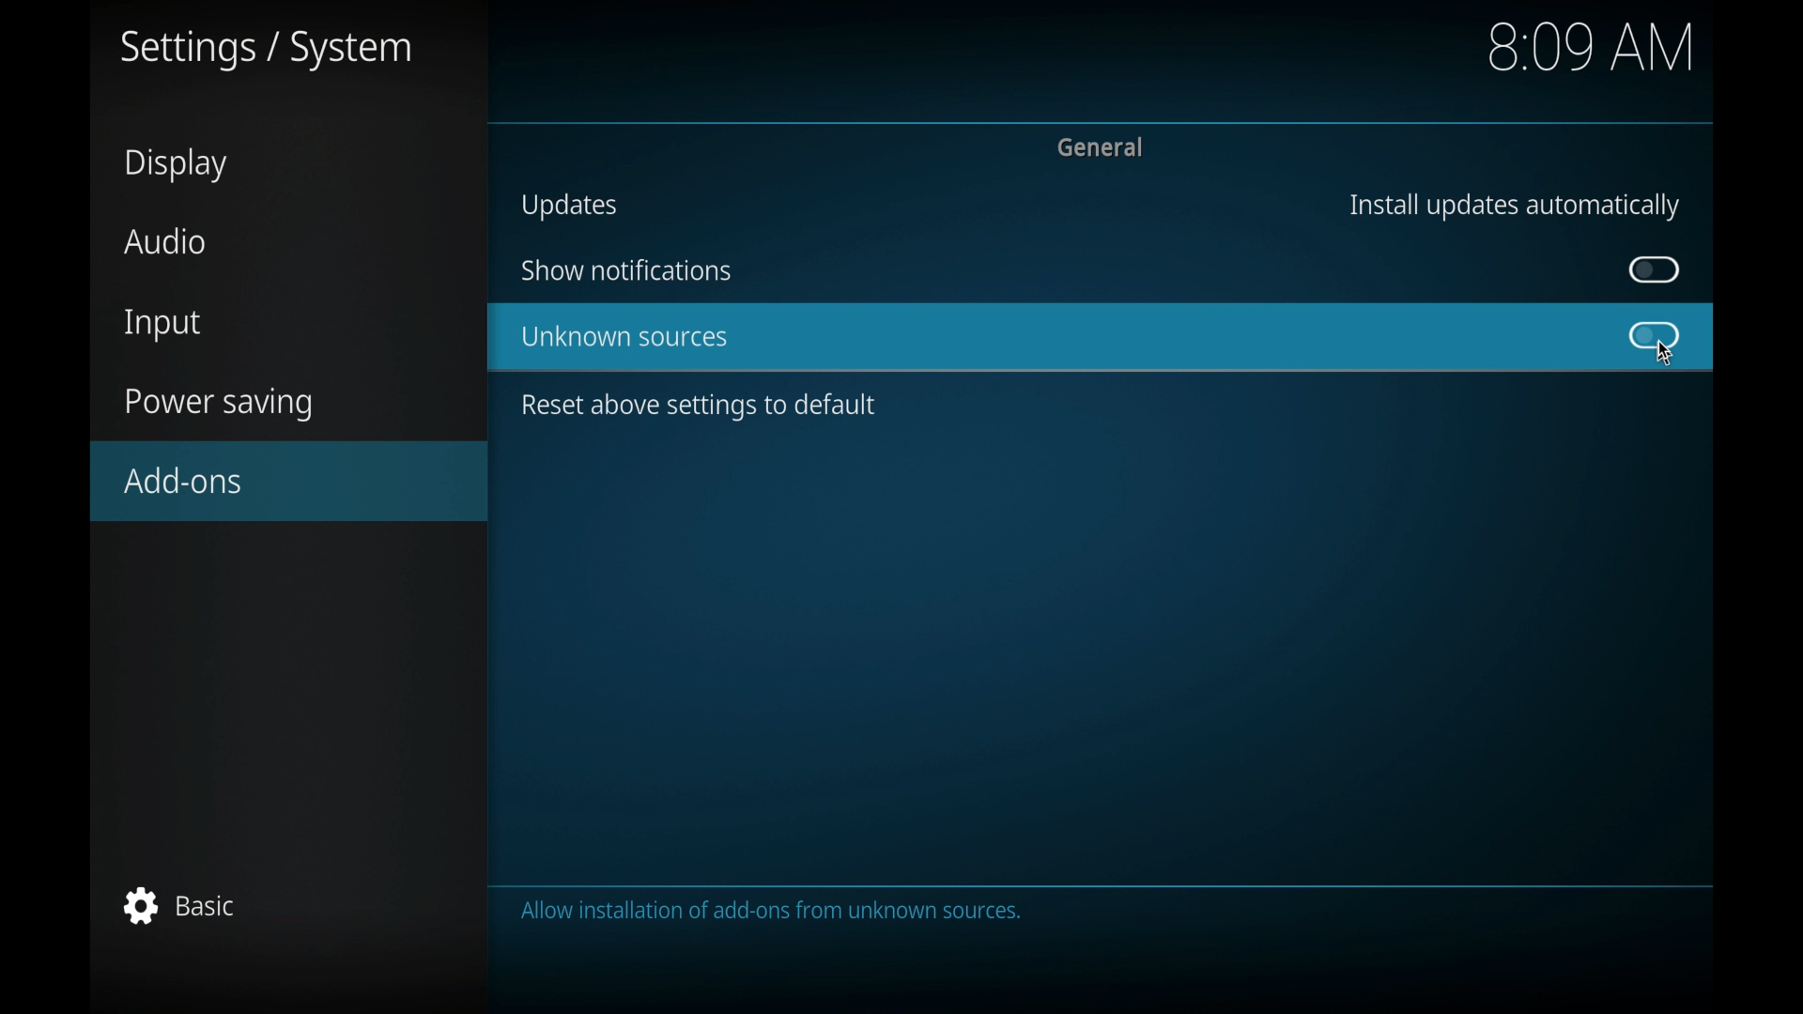  What do you see at coordinates (164, 326) in the screenshot?
I see `input` at bounding box center [164, 326].